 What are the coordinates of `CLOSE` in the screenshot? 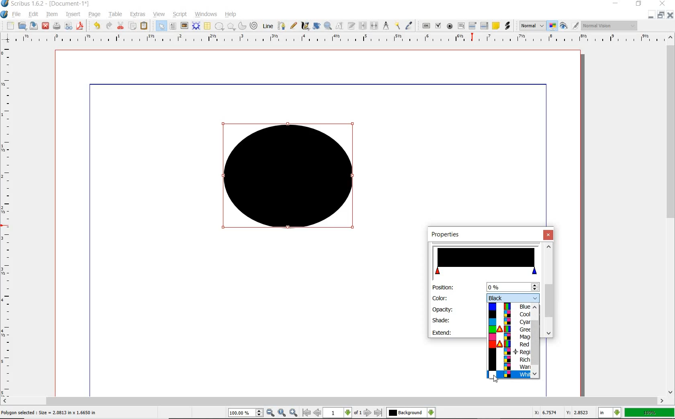 It's located at (45, 26).